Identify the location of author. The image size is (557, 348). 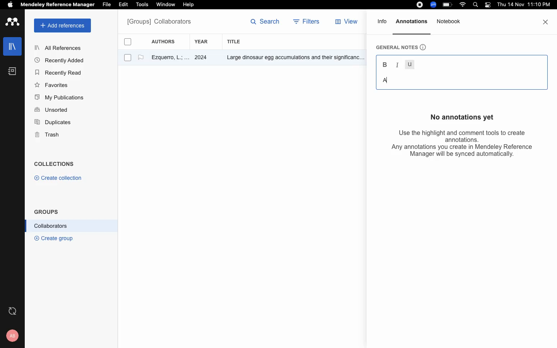
(167, 58).